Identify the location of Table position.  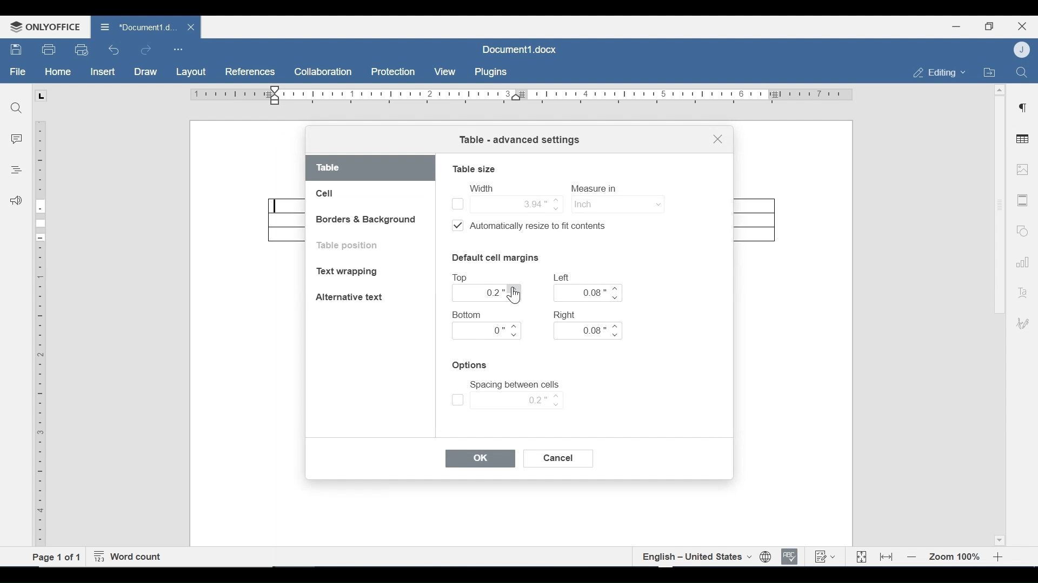
(350, 246).